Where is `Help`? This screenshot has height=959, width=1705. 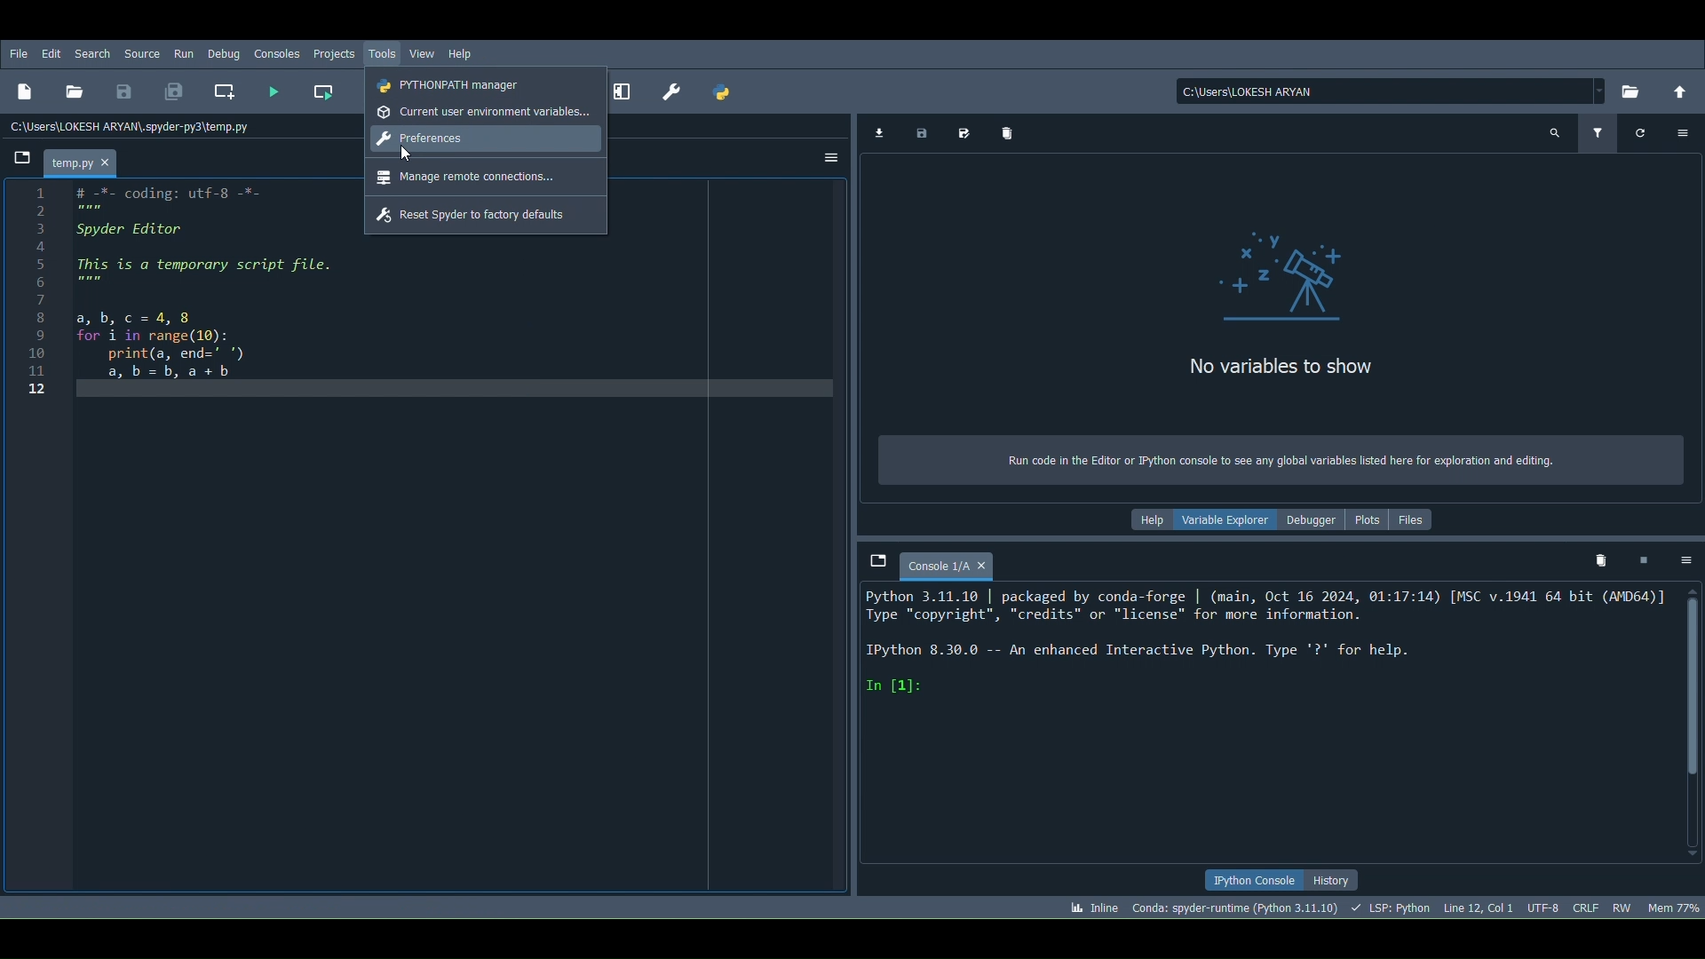
Help is located at coordinates (1145, 520).